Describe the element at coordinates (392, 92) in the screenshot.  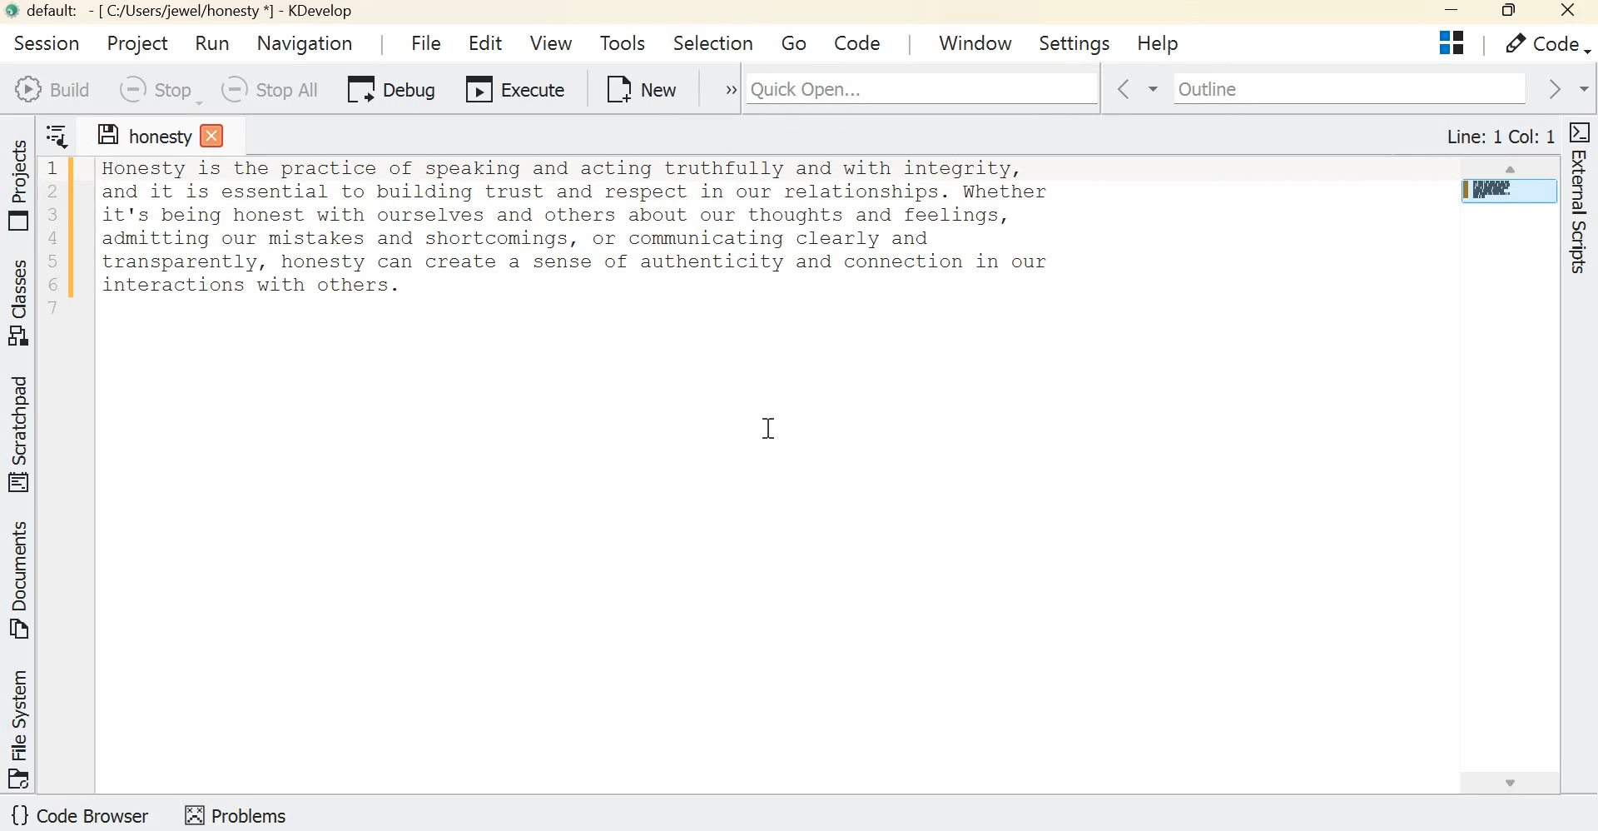
I see `Debug current launch` at that location.